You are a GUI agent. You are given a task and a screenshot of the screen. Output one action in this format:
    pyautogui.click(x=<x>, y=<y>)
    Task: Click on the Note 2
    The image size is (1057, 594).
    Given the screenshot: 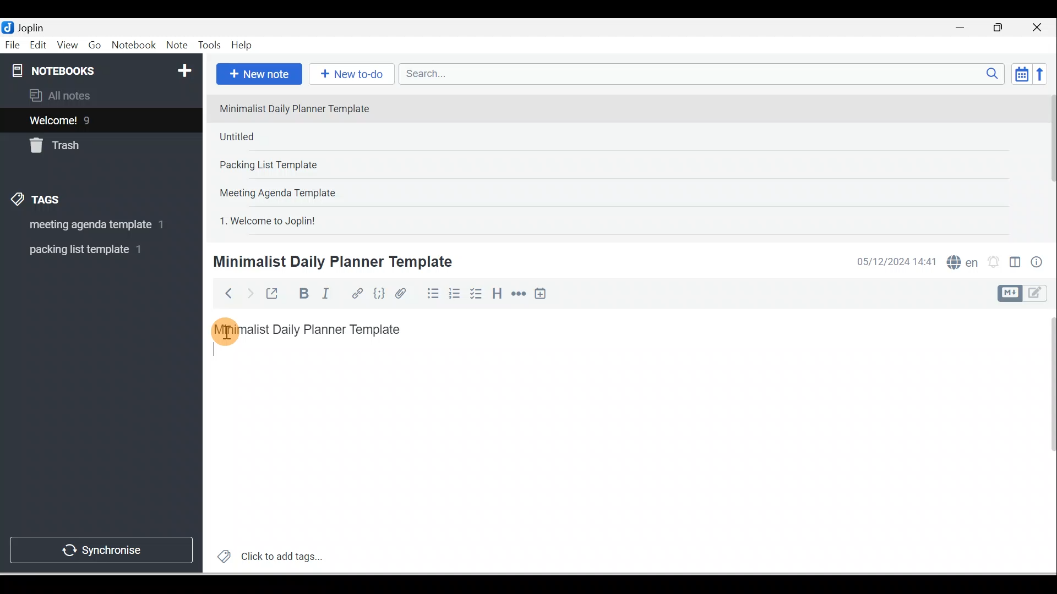 What is the action you would take?
    pyautogui.click(x=291, y=136)
    